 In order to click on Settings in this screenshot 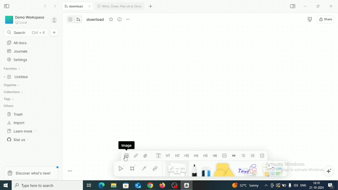, I will do `click(17, 60)`.